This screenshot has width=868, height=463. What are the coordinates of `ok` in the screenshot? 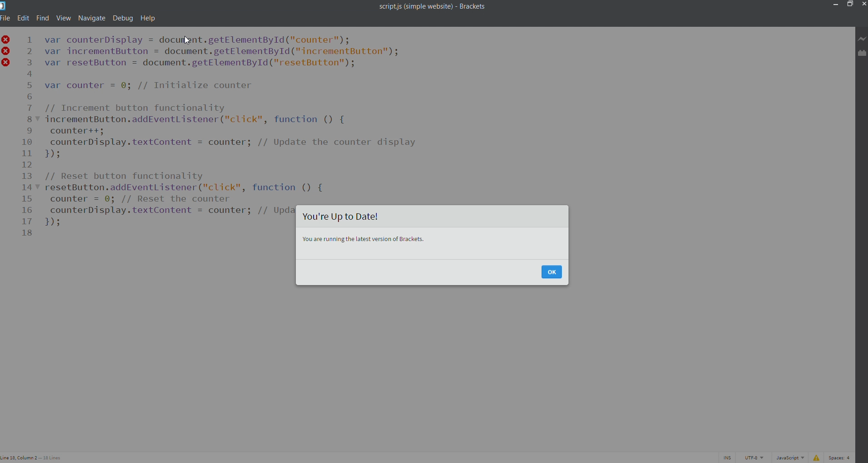 It's located at (552, 272).